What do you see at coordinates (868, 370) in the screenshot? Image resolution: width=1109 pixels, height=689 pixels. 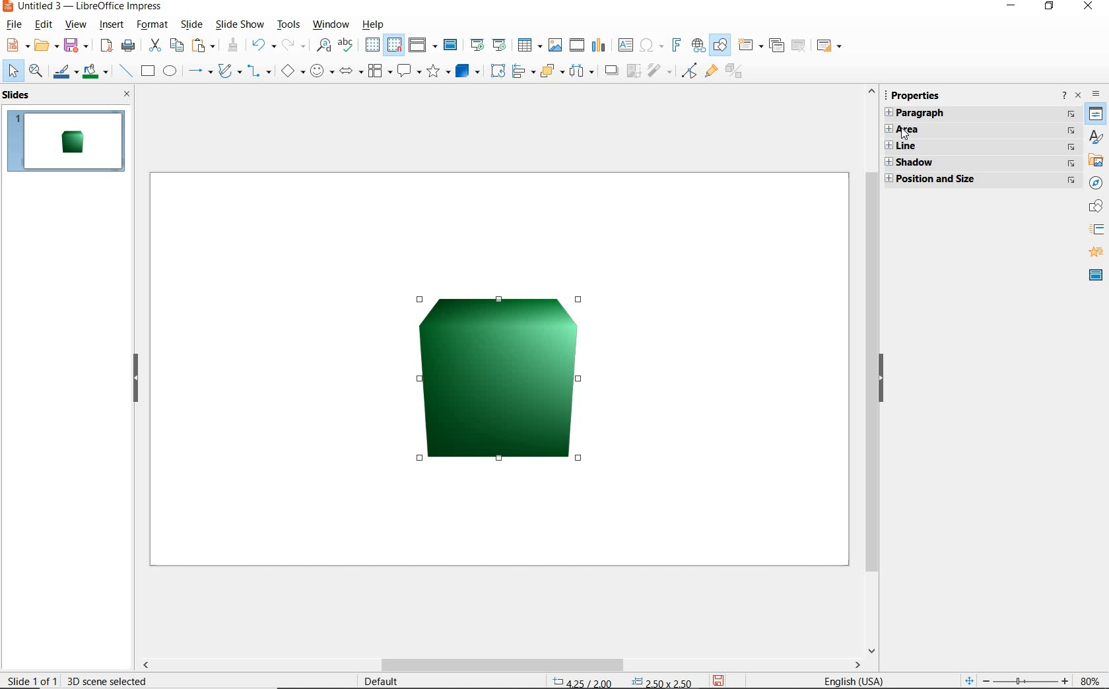 I see `SCROLLBAR` at bounding box center [868, 370].